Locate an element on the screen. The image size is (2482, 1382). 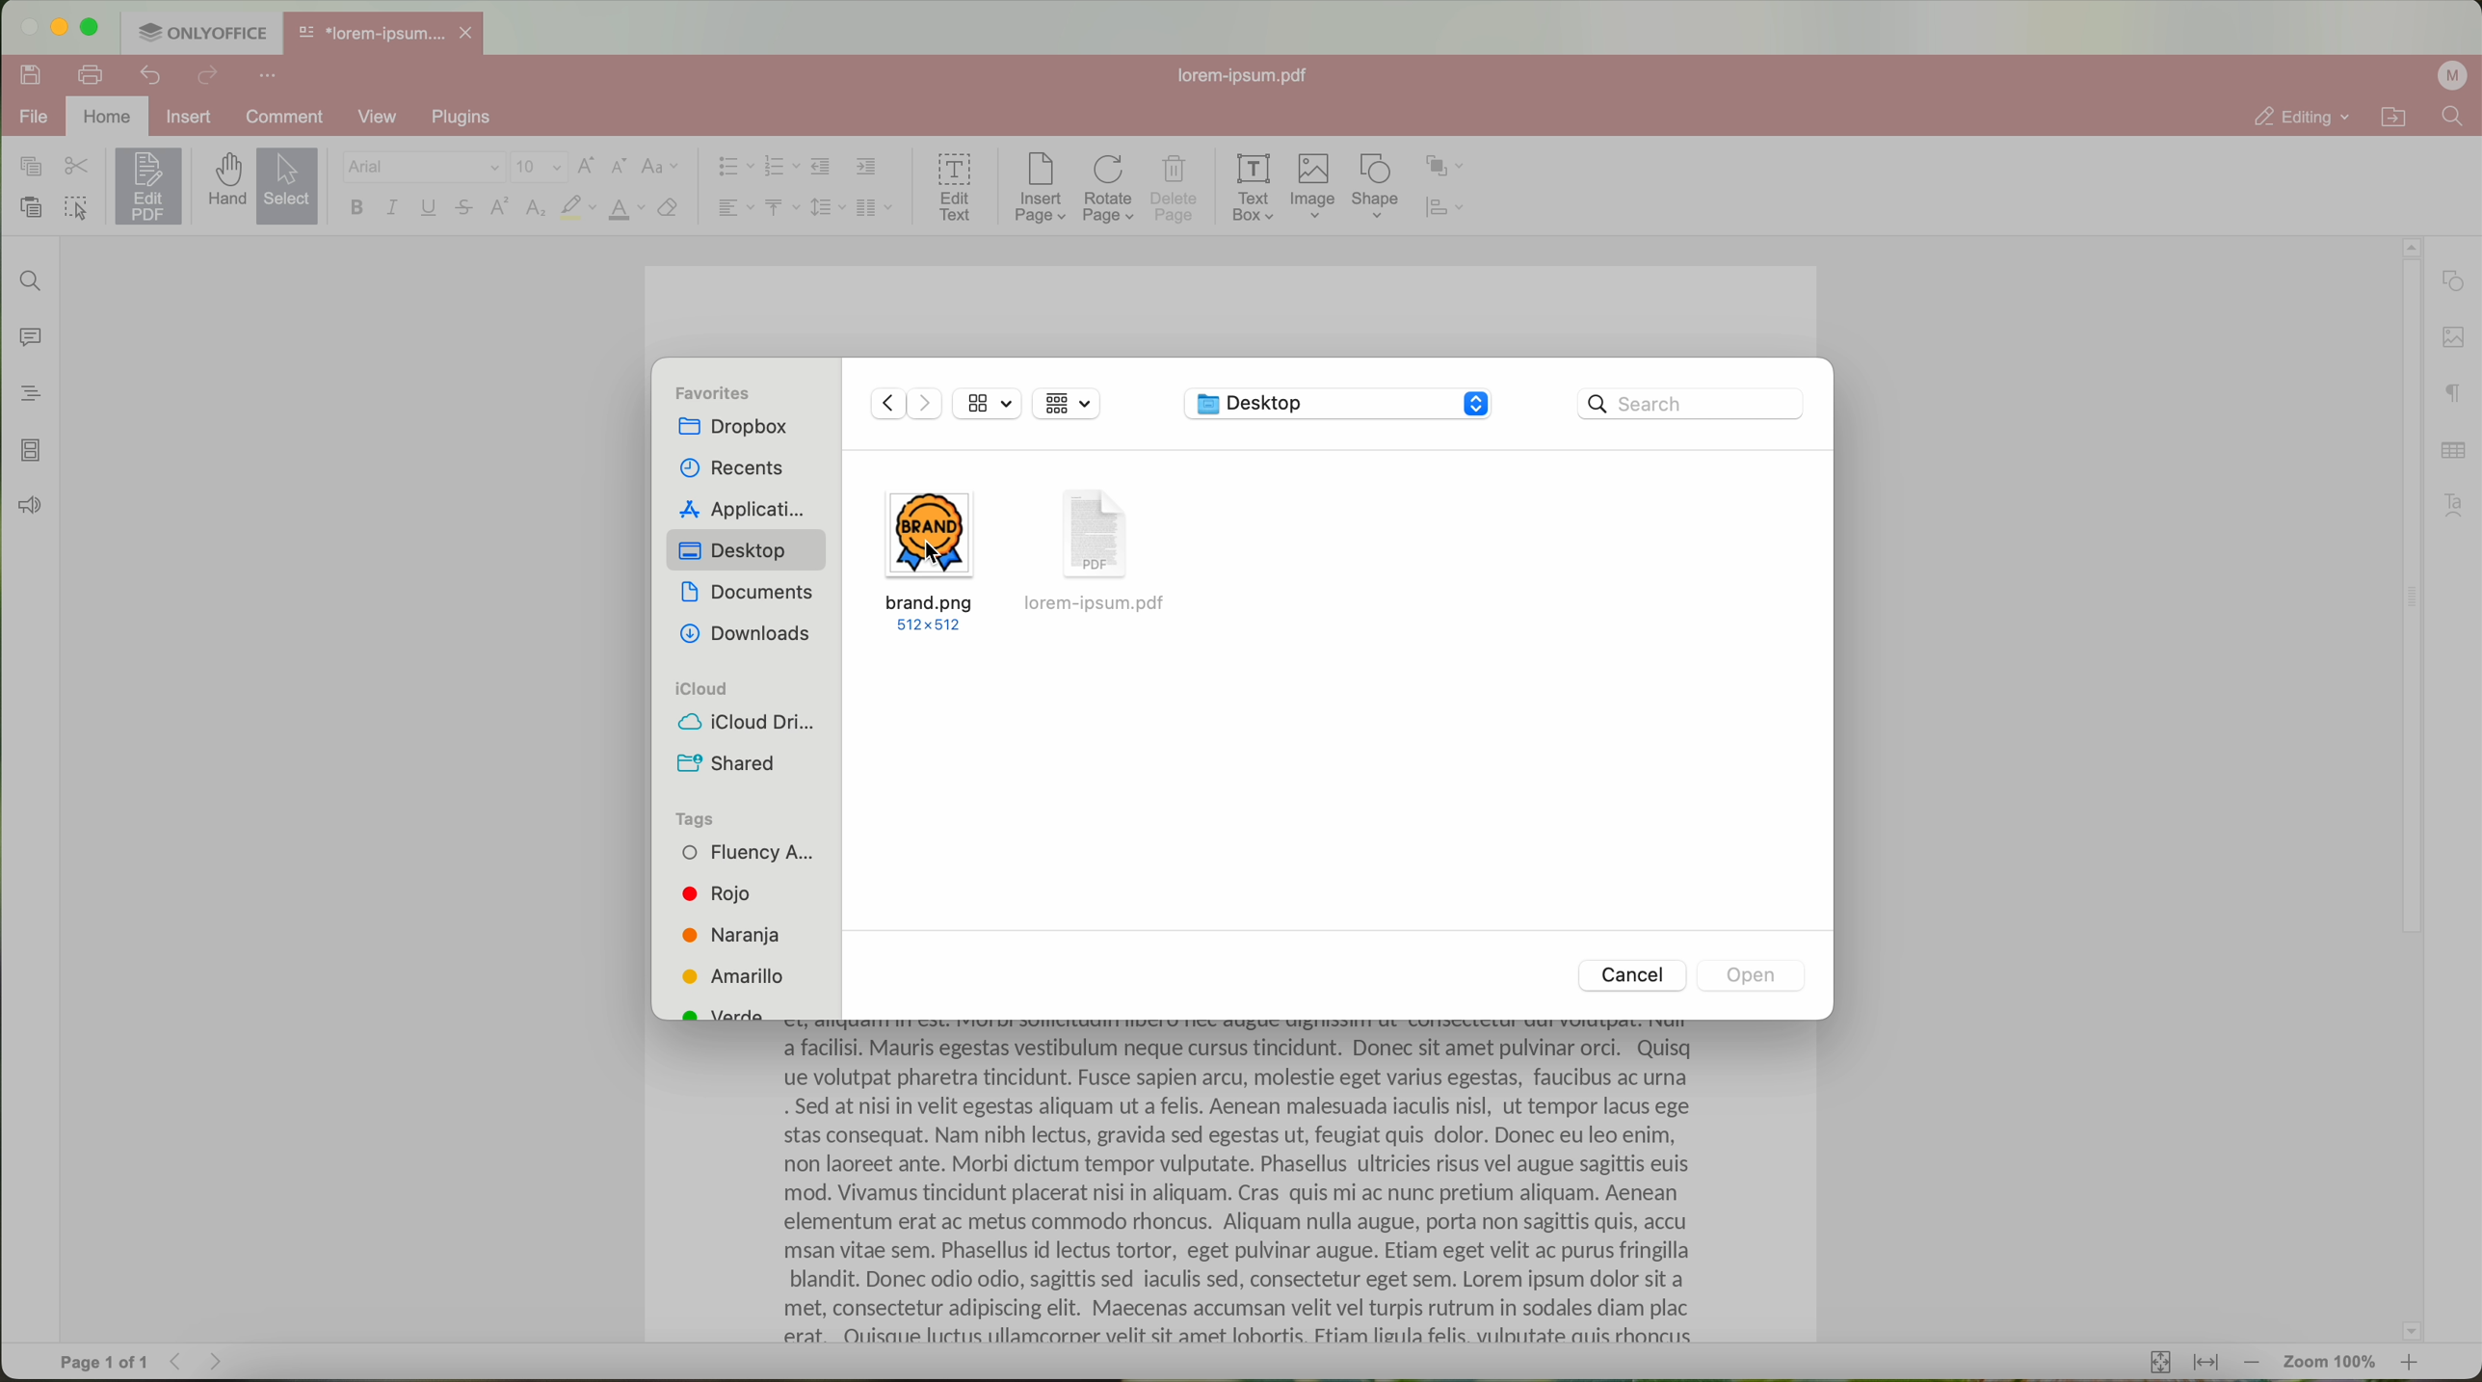
find is located at coordinates (26, 279).